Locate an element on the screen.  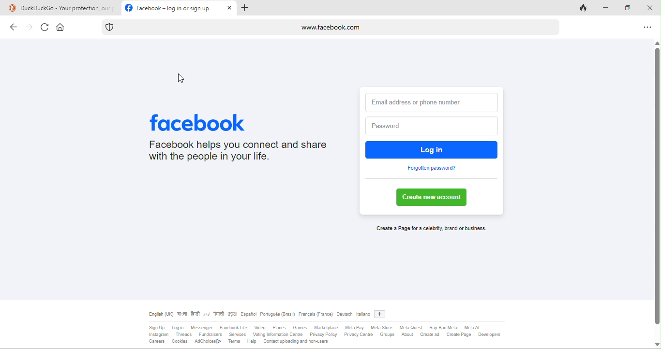
facebook logo is located at coordinates (127, 7).